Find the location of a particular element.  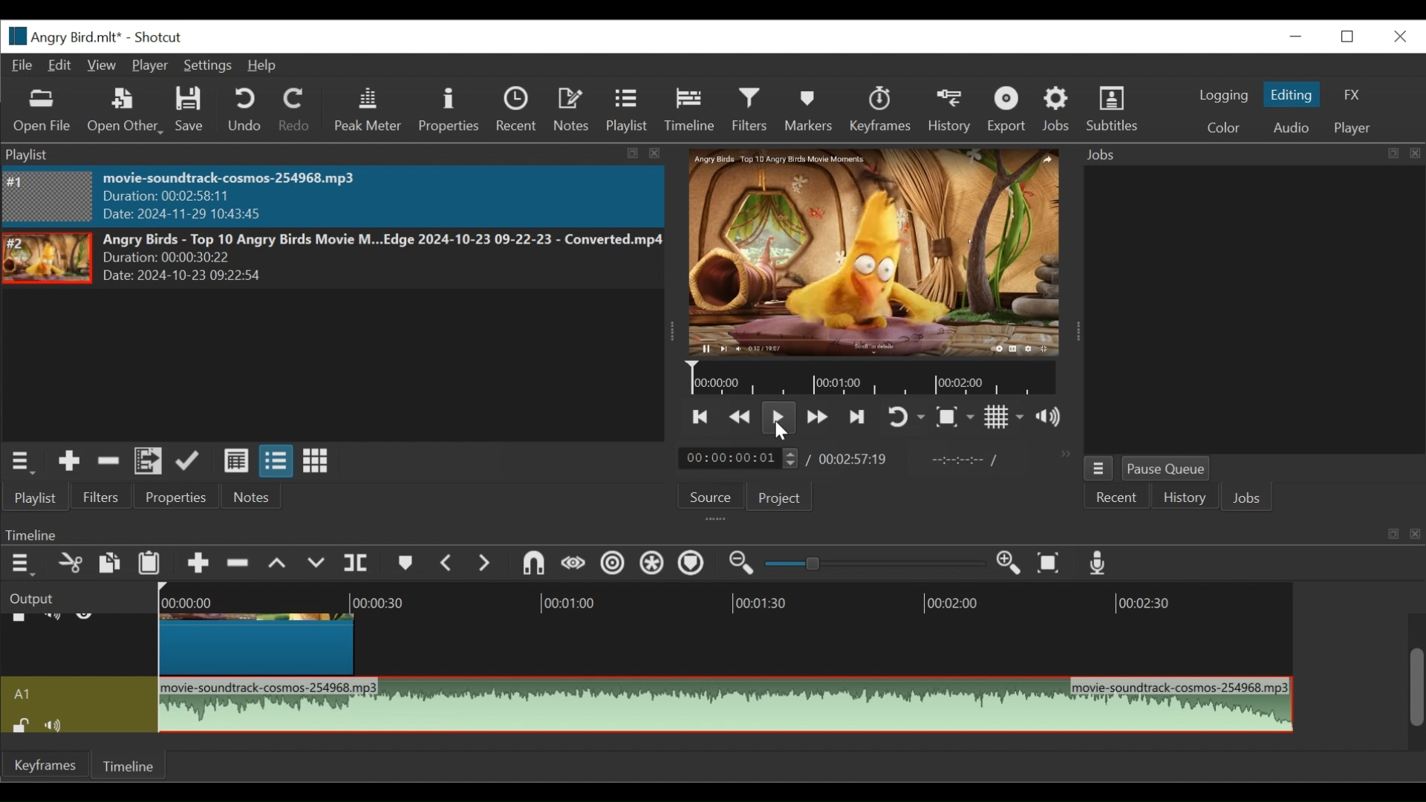

logging is located at coordinates (1224, 95).